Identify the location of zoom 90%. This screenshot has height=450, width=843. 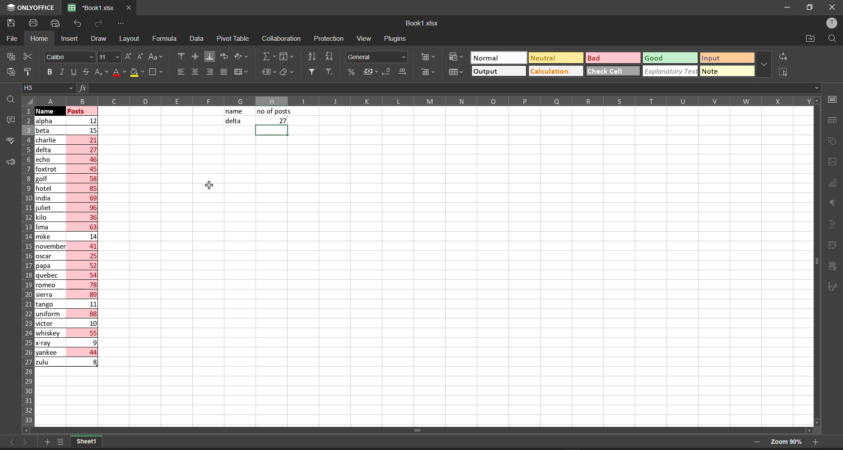
(785, 442).